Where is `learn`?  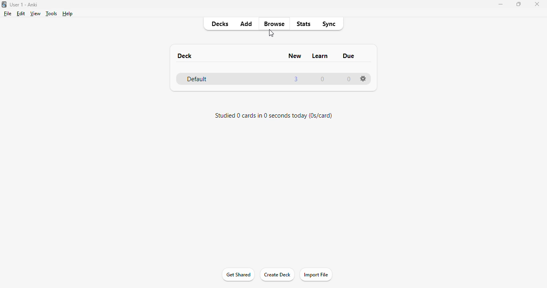 learn is located at coordinates (320, 56).